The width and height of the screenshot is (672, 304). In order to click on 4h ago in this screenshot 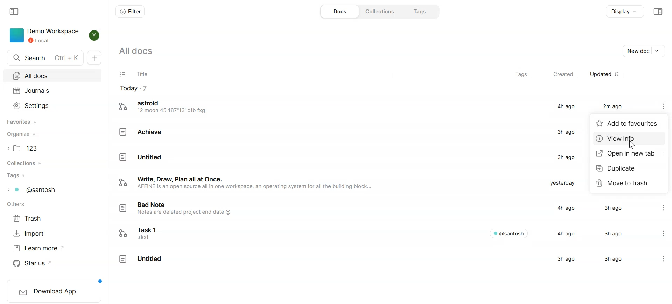, I will do `click(566, 233)`.